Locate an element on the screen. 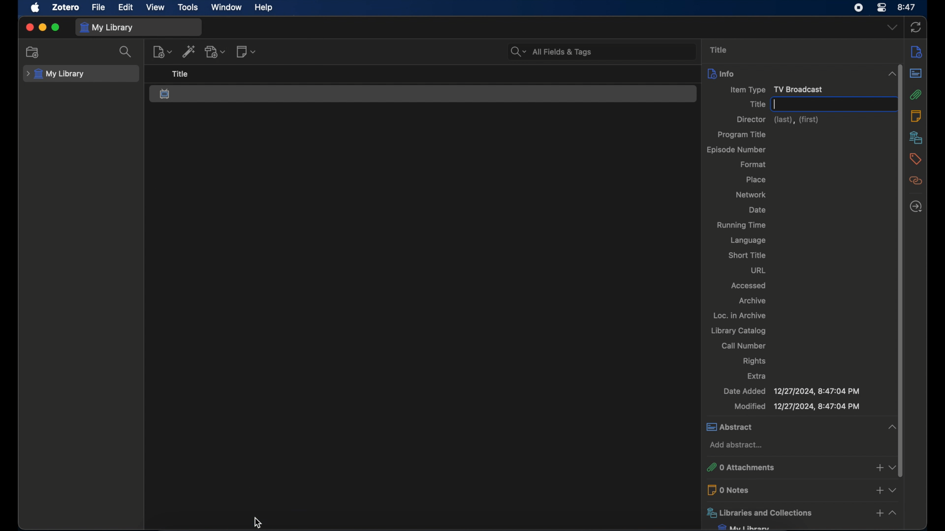  add libraries is located at coordinates (879, 514).